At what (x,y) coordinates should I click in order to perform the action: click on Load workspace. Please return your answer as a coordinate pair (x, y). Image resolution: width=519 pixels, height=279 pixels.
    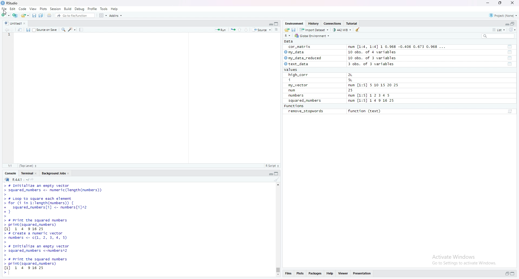
    Looking at the image, I should click on (286, 30).